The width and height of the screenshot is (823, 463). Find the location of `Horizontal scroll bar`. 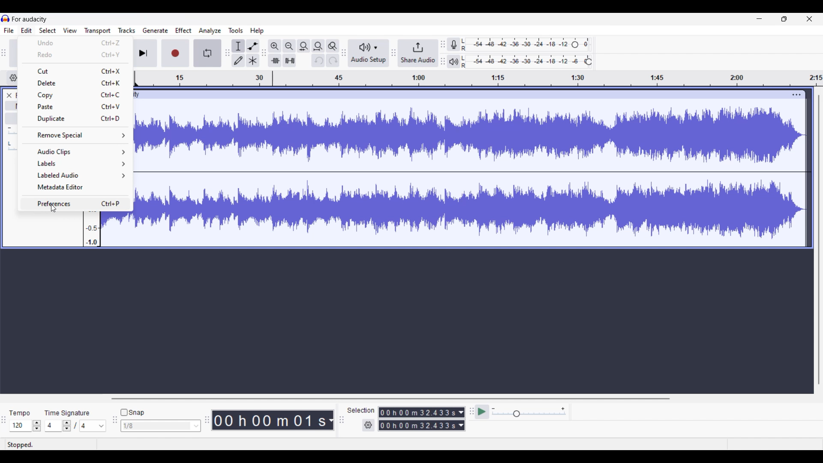

Horizontal scroll bar is located at coordinates (390, 399).